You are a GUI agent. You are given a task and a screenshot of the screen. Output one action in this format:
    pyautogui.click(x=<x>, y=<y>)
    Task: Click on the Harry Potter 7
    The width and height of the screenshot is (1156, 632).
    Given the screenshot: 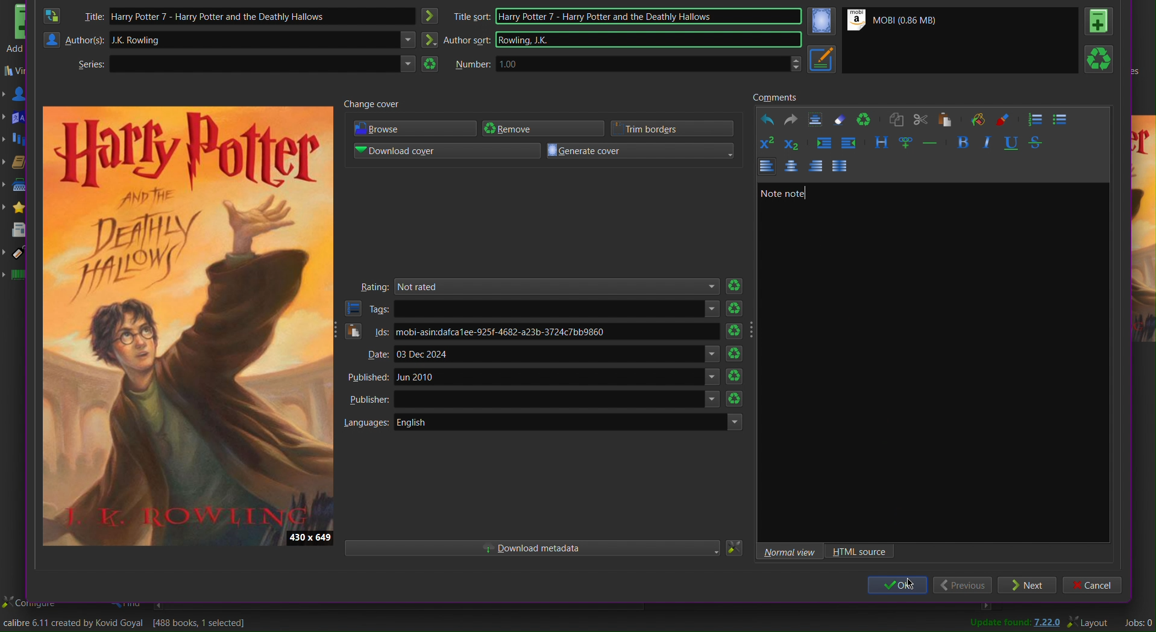 What is the action you would take?
    pyautogui.click(x=648, y=16)
    